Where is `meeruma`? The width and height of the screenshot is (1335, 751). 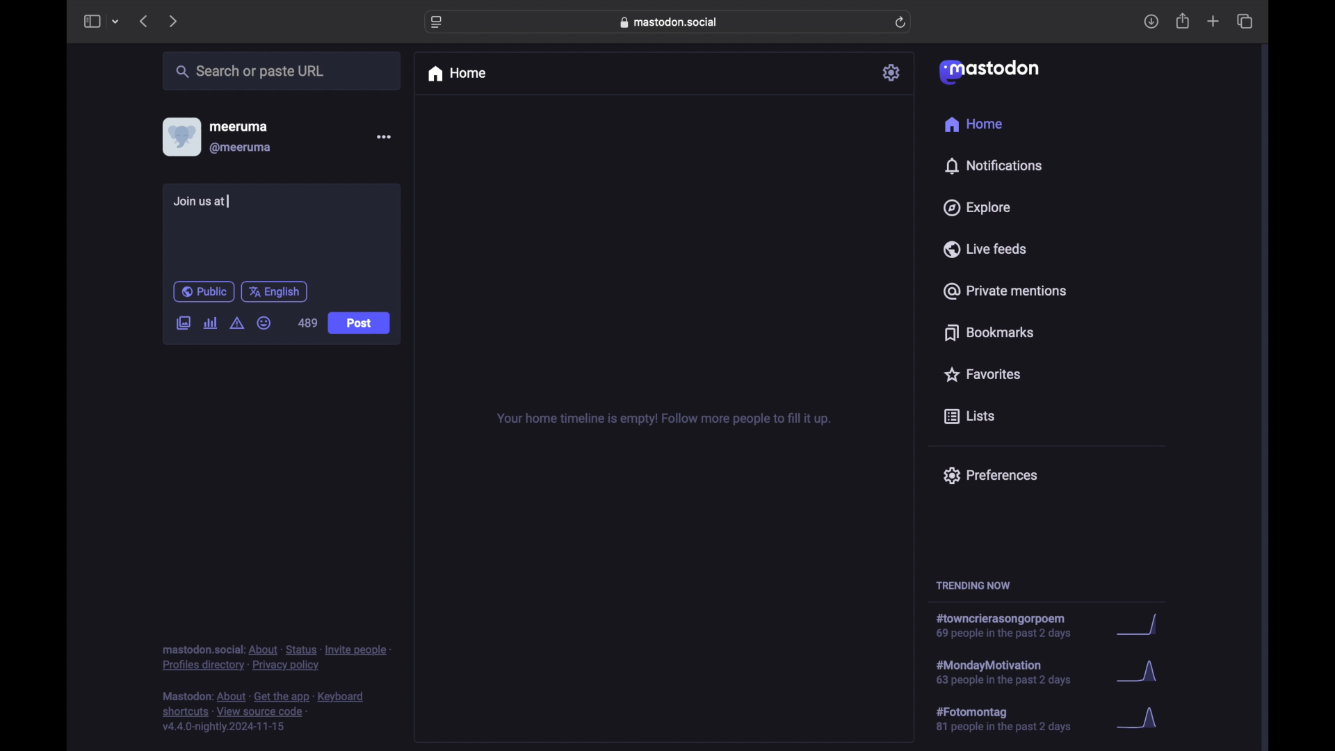 meeruma is located at coordinates (238, 126).